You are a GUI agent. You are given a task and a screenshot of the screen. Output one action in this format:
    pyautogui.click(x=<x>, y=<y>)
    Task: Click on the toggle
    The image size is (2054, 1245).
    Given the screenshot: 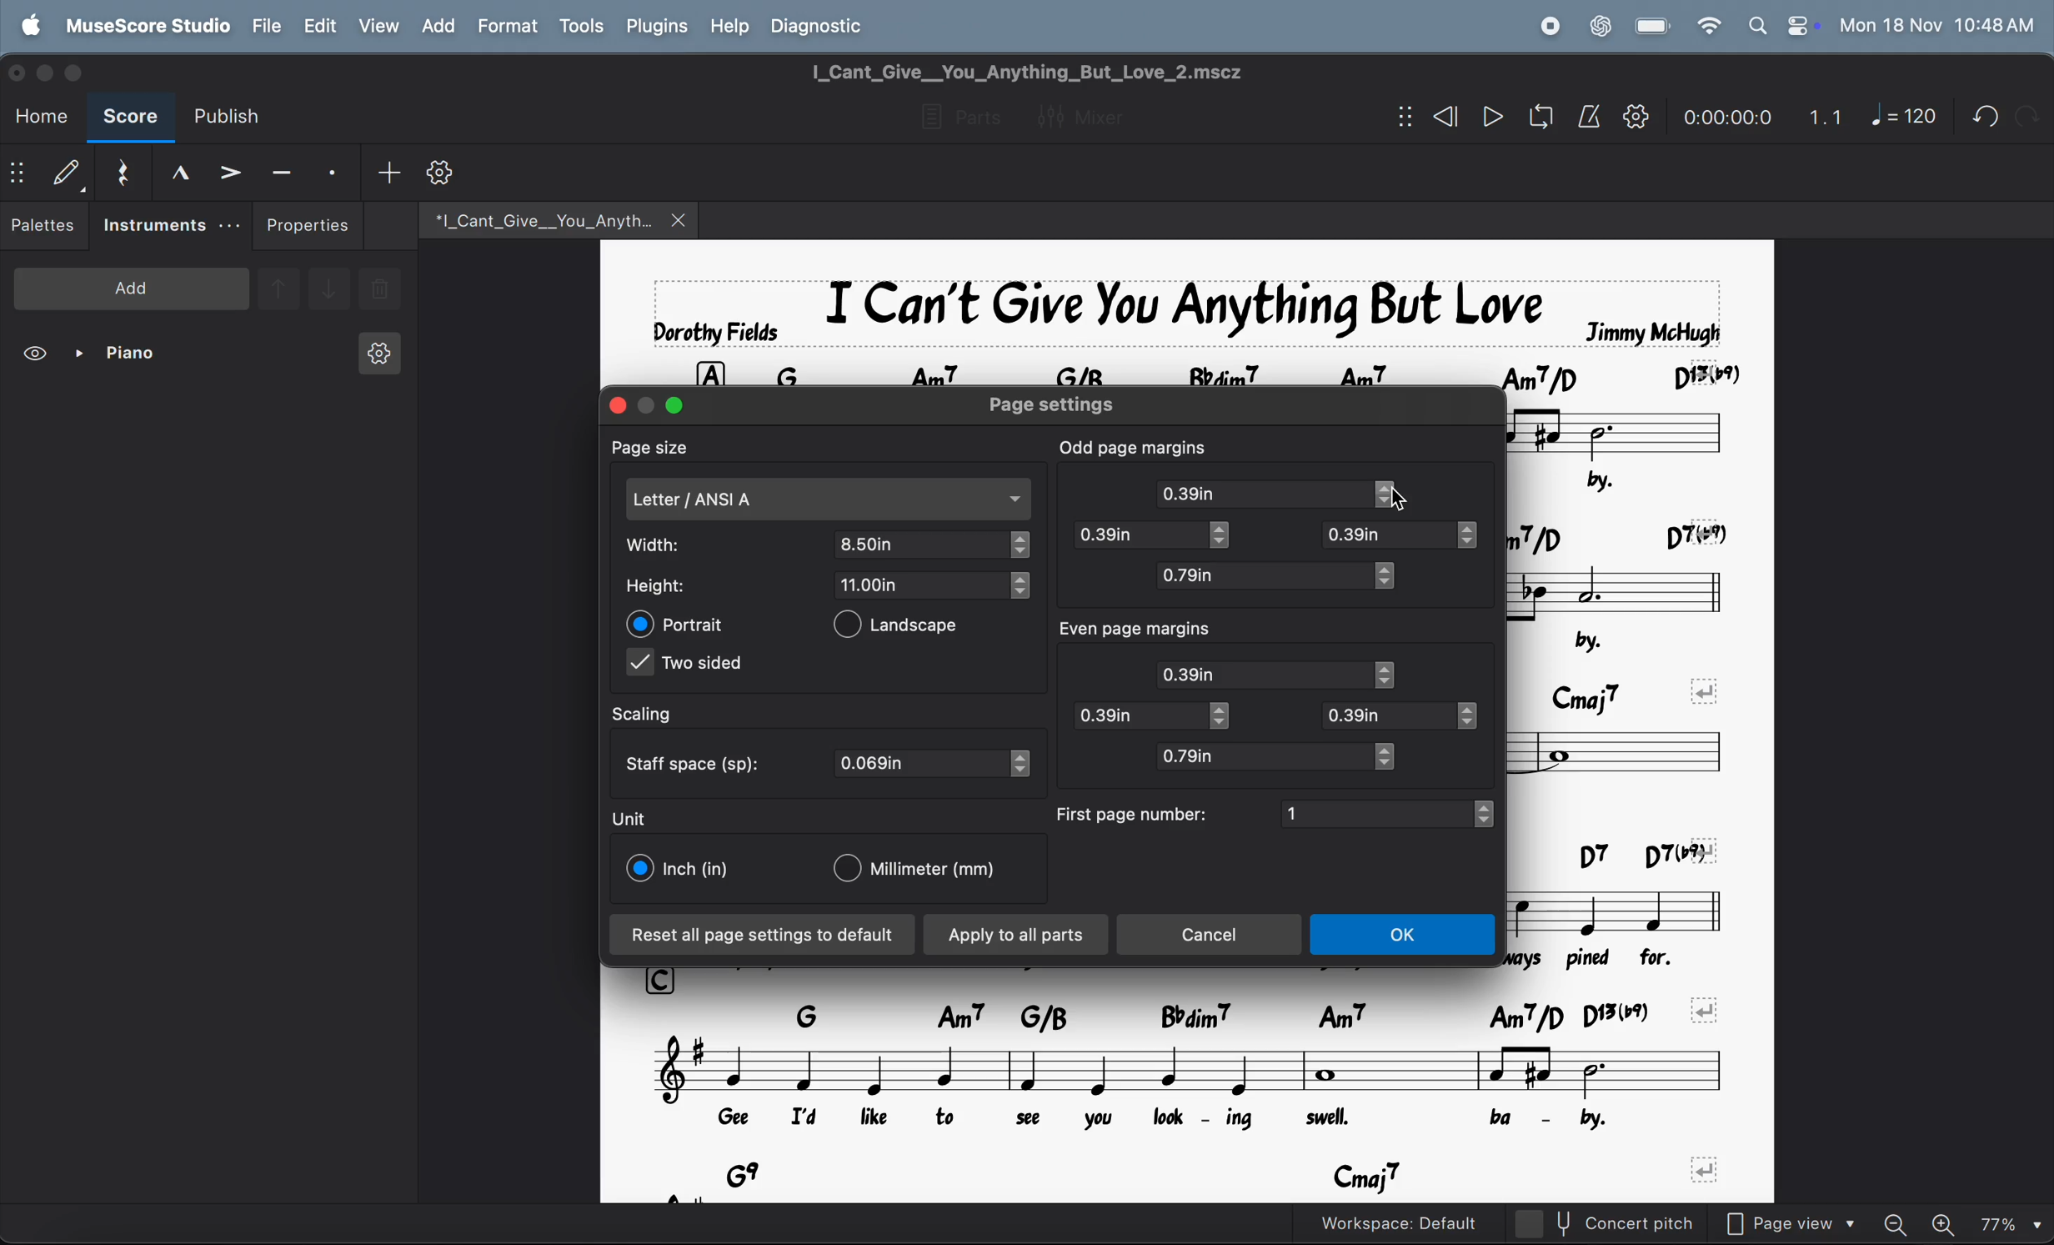 What is the action you would take?
    pyautogui.click(x=1021, y=545)
    